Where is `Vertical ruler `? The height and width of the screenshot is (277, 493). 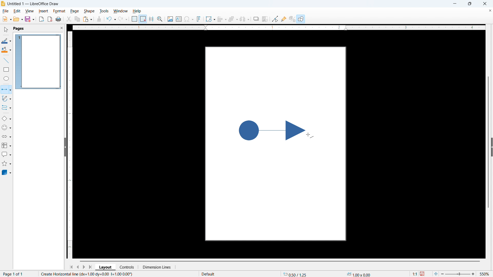
Vertical ruler  is located at coordinates (70, 145).